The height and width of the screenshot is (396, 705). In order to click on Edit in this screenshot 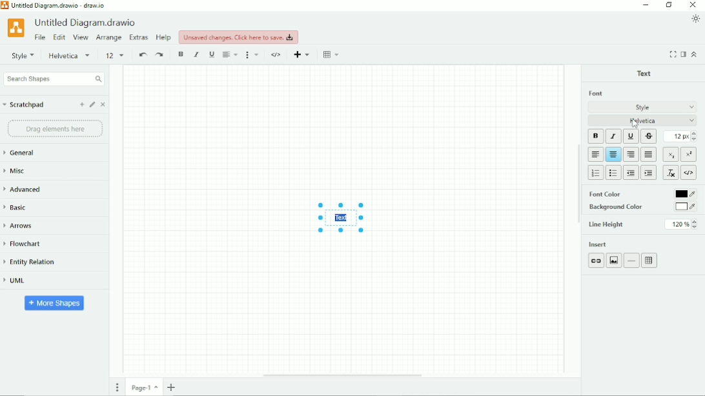, I will do `click(59, 37)`.